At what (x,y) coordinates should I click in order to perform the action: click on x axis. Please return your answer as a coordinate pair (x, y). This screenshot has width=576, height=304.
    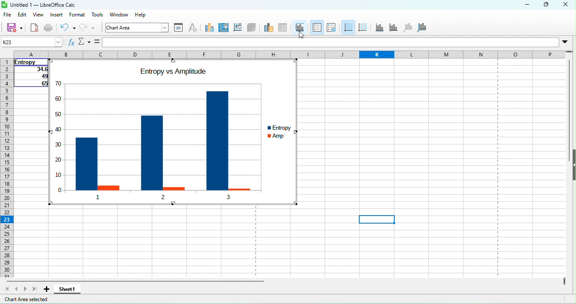
    Looking at the image, I should click on (379, 27).